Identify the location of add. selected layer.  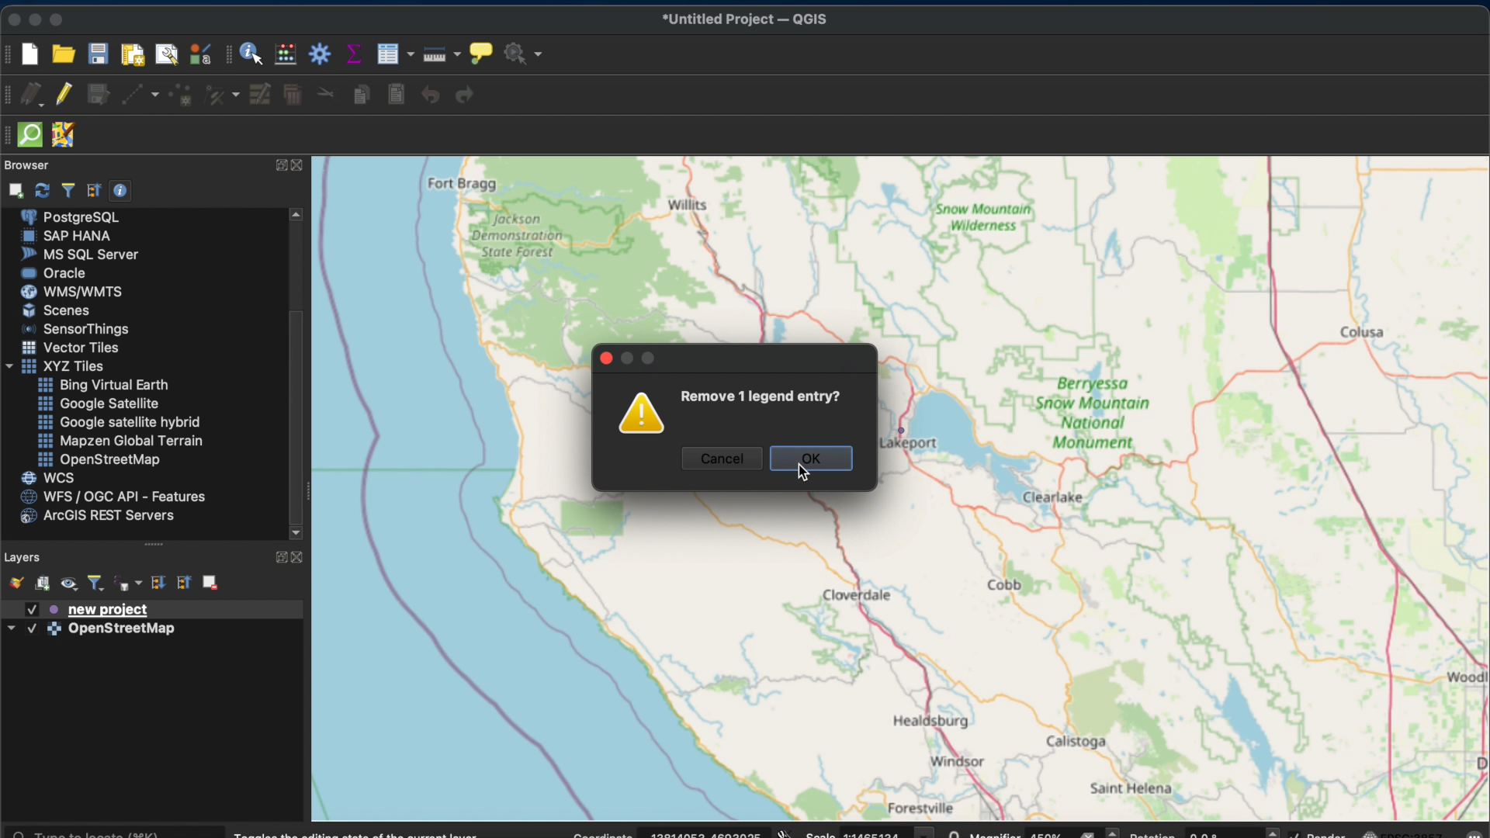
(13, 189).